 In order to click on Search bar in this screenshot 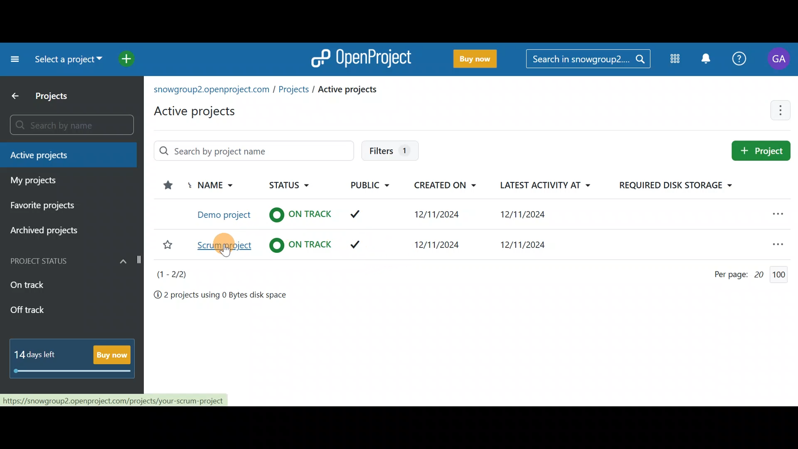, I will do `click(588, 60)`.